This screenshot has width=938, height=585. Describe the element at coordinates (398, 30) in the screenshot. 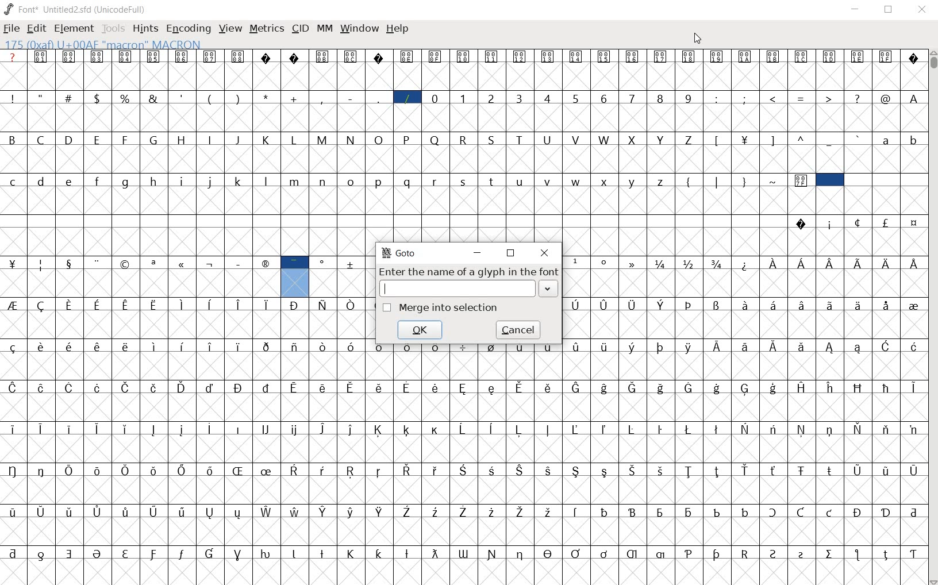

I see `HELP` at that location.